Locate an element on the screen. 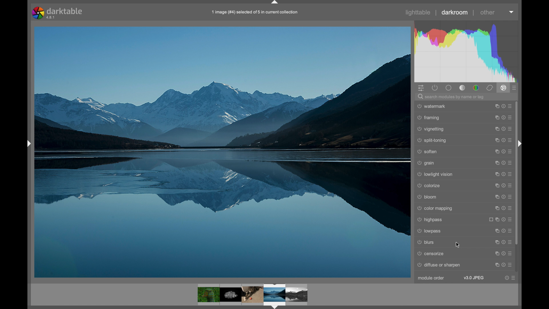  grain is located at coordinates (426, 163).